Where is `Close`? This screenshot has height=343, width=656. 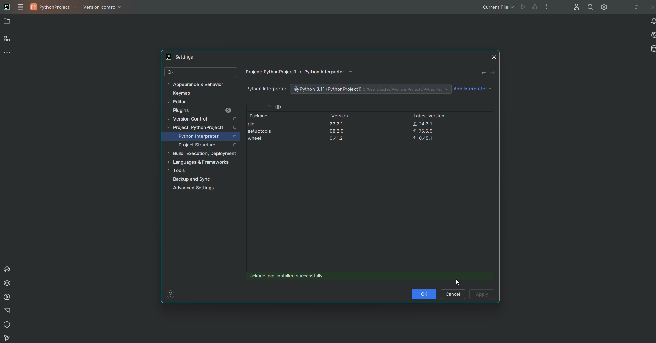 Close is located at coordinates (493, 57).